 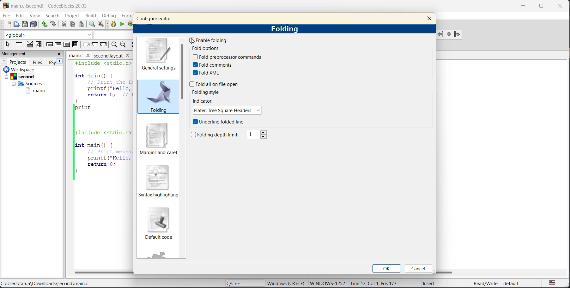 What do you see at coordinates (103, 45) in the screenshot?
I see `return instruction` at bounding box center [103, 45].